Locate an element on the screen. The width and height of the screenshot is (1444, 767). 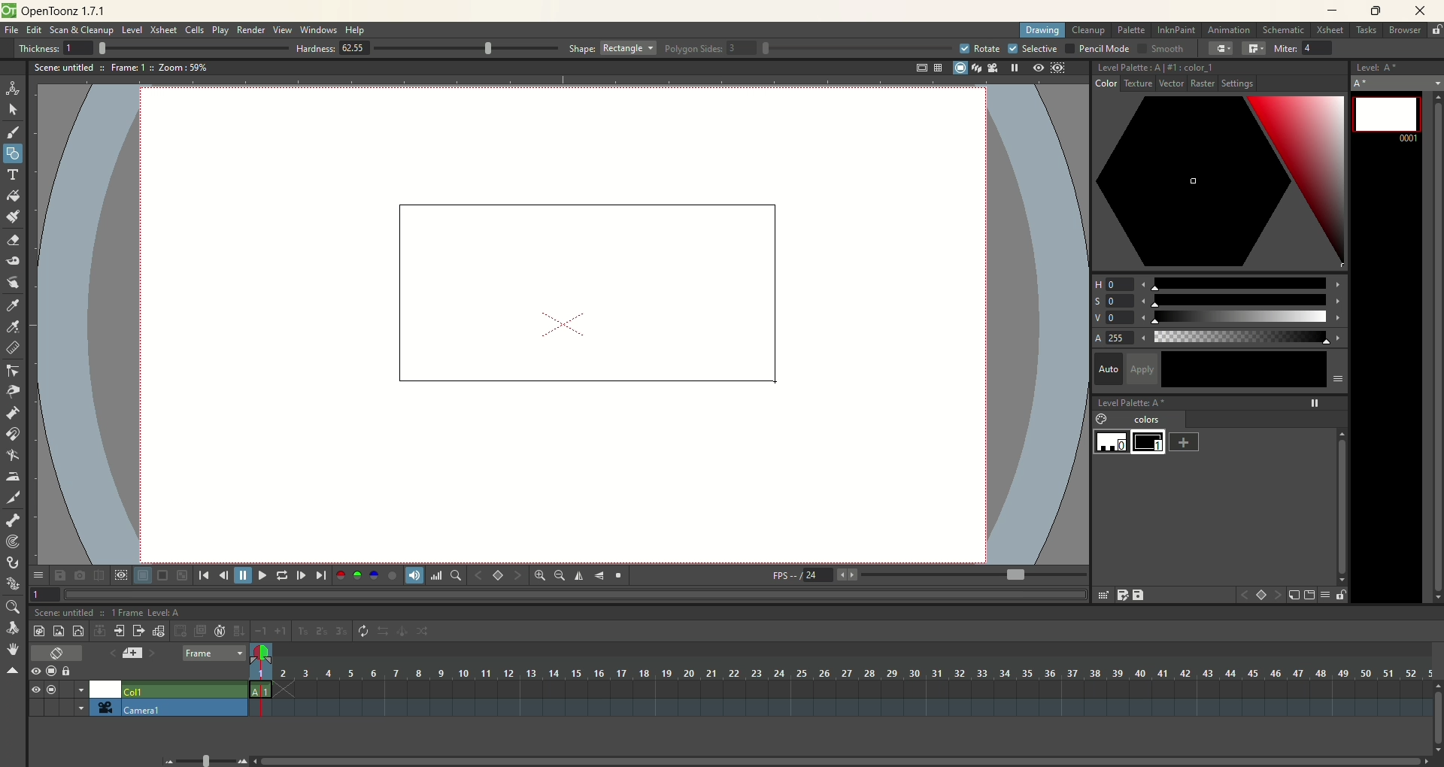
scene untitled :: 1 Frame level : A is located at coordinates (111, 612).